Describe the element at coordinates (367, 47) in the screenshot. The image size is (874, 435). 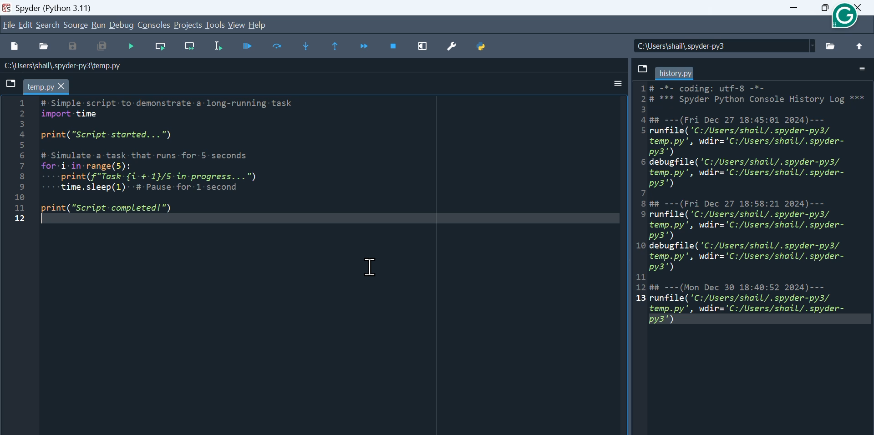
I see `Continue execution until next function` at that location.